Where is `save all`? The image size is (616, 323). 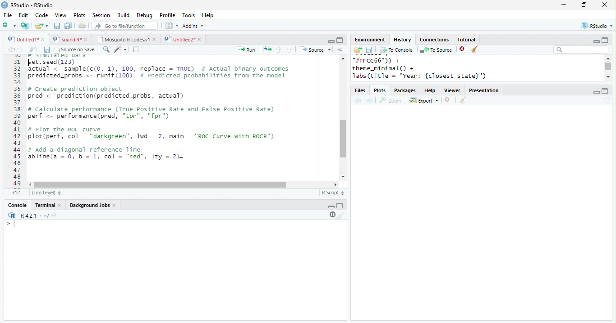
save all is located at coordinates (68, 26).